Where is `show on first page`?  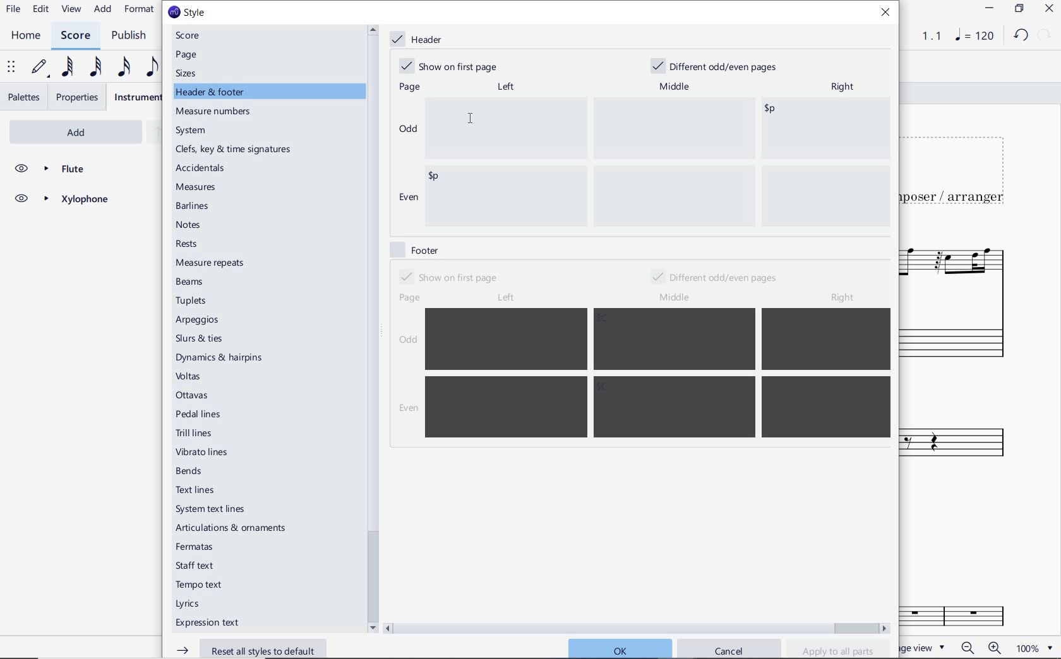 show on first page is located at coordinates (448, 276).